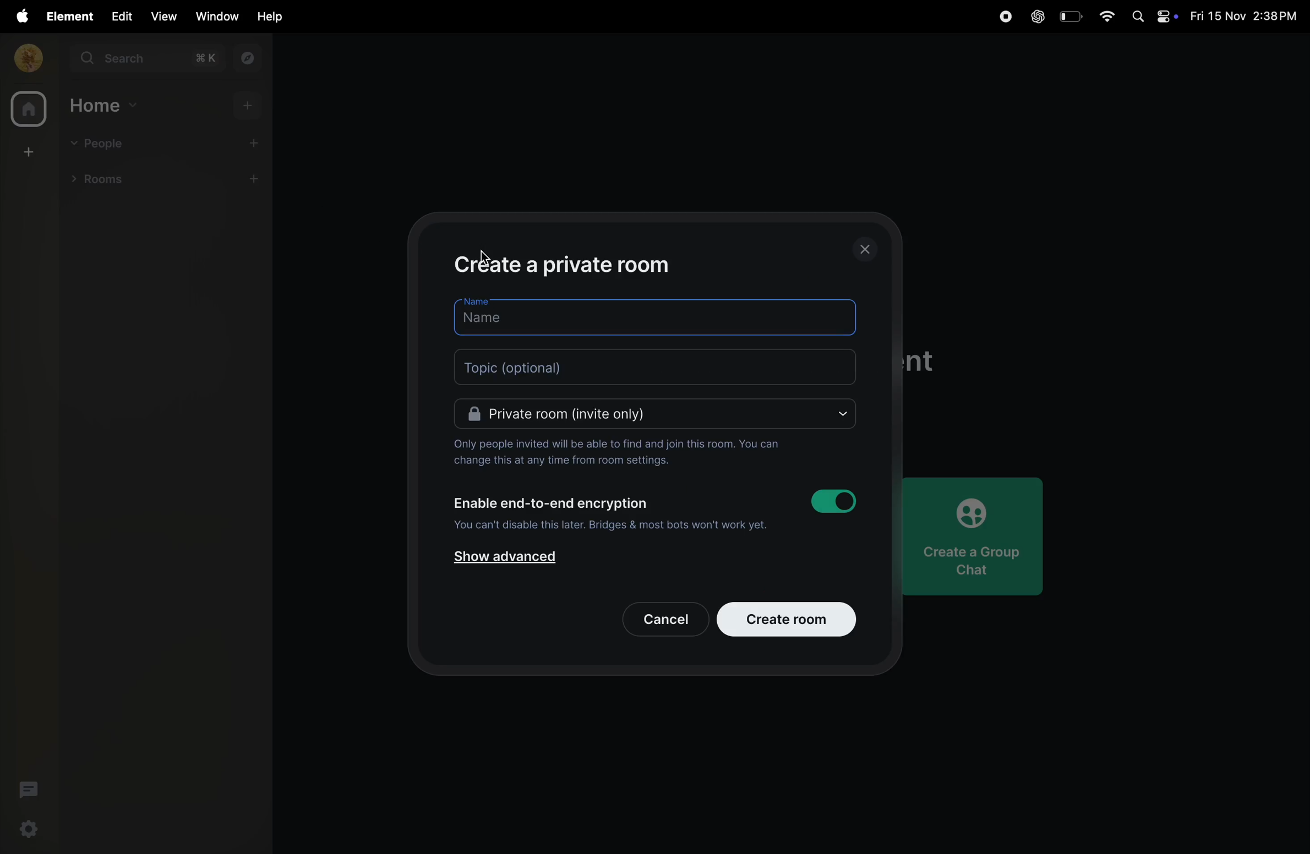 This screenshot has width=1310, height=854. I want to click on Enable end-to-end encryption
You can't disable this later. Bridges & most bots won't work yet., so click(613, 513).